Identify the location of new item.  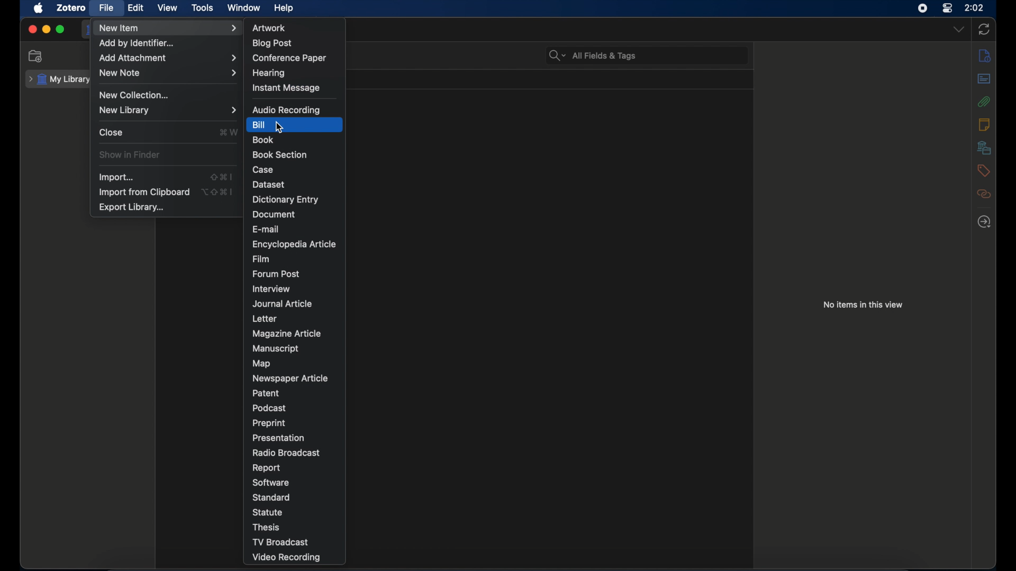
(170, 28).